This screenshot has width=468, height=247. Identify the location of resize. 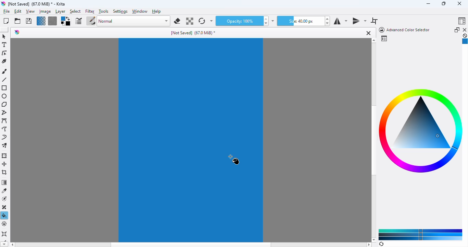
(443, 3).